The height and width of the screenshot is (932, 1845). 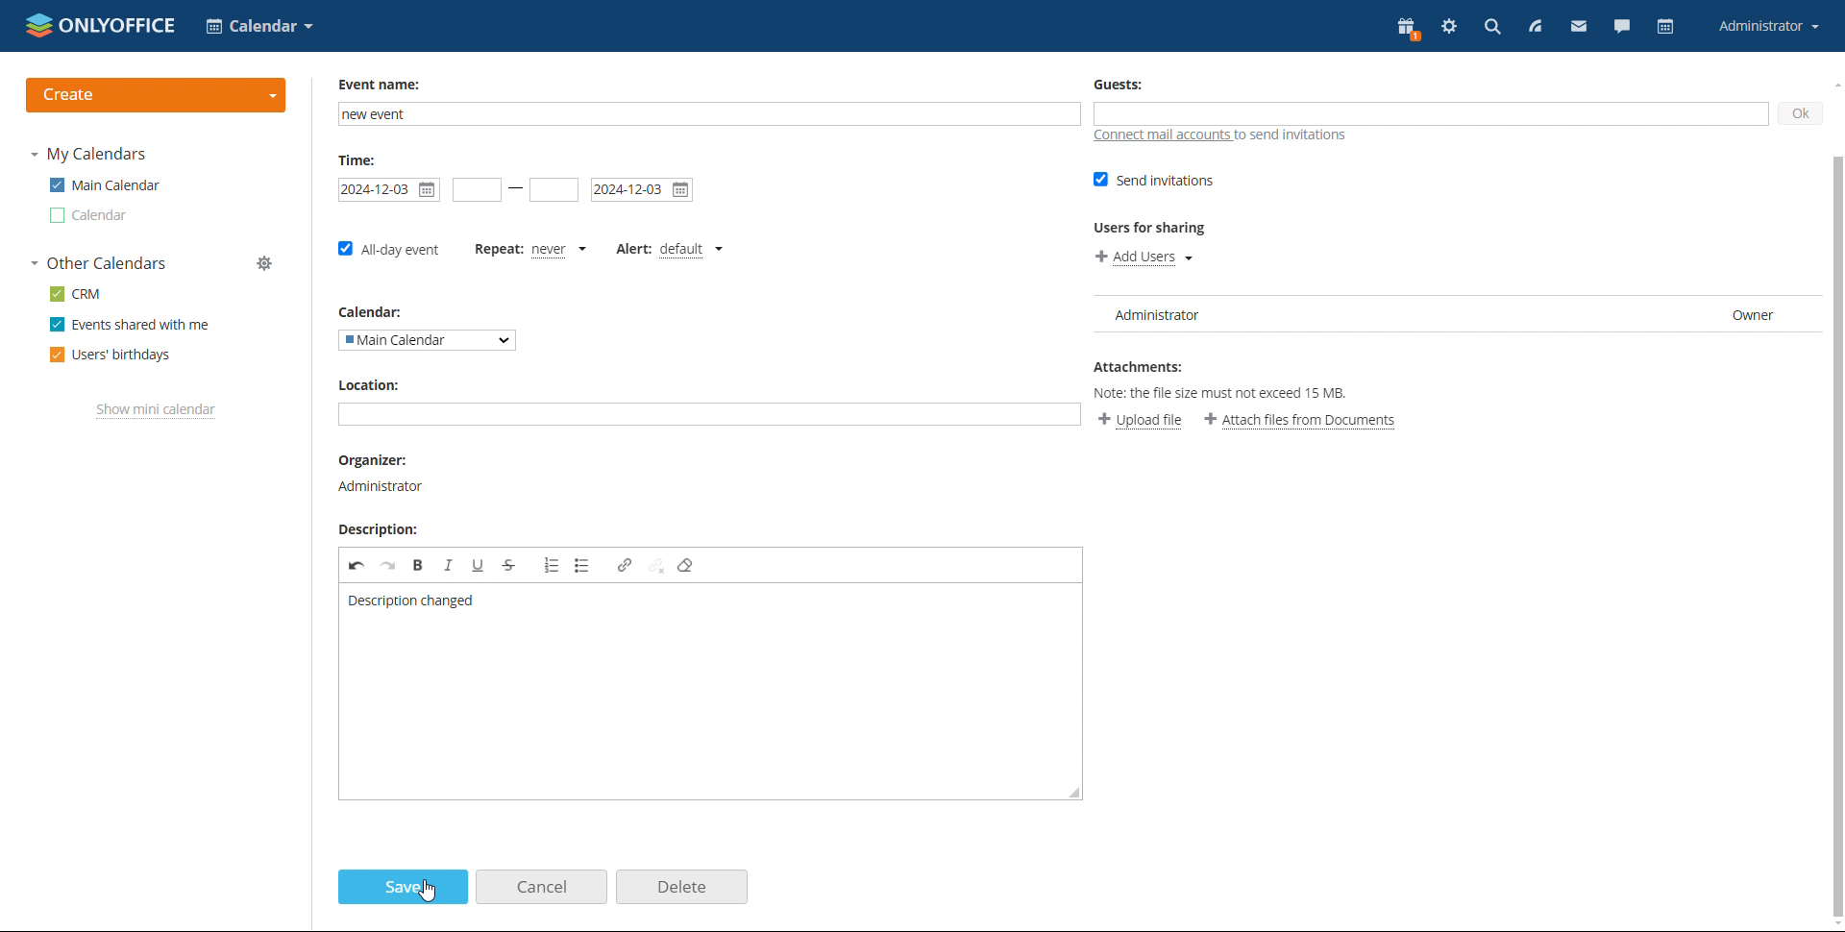 I want to click on add guests, so click(x=1425, y=114).